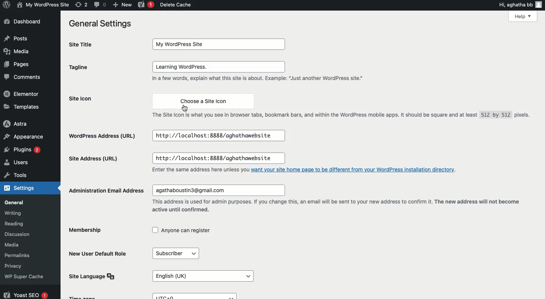  Describe the element at coordinates (539, 5) in the screenshot. I see `user icon` at that location.